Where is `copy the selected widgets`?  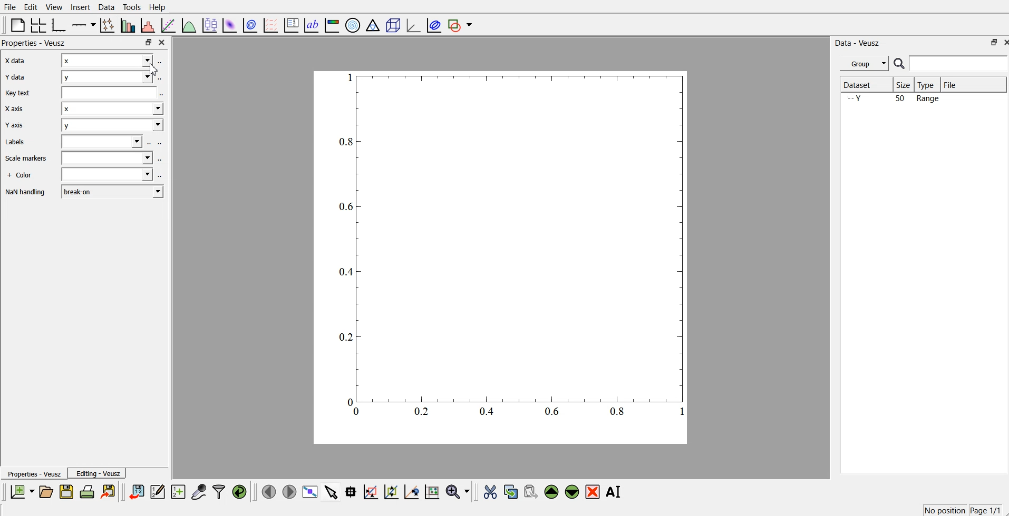
copy the selected widgets is located at coordinates (511, 492).